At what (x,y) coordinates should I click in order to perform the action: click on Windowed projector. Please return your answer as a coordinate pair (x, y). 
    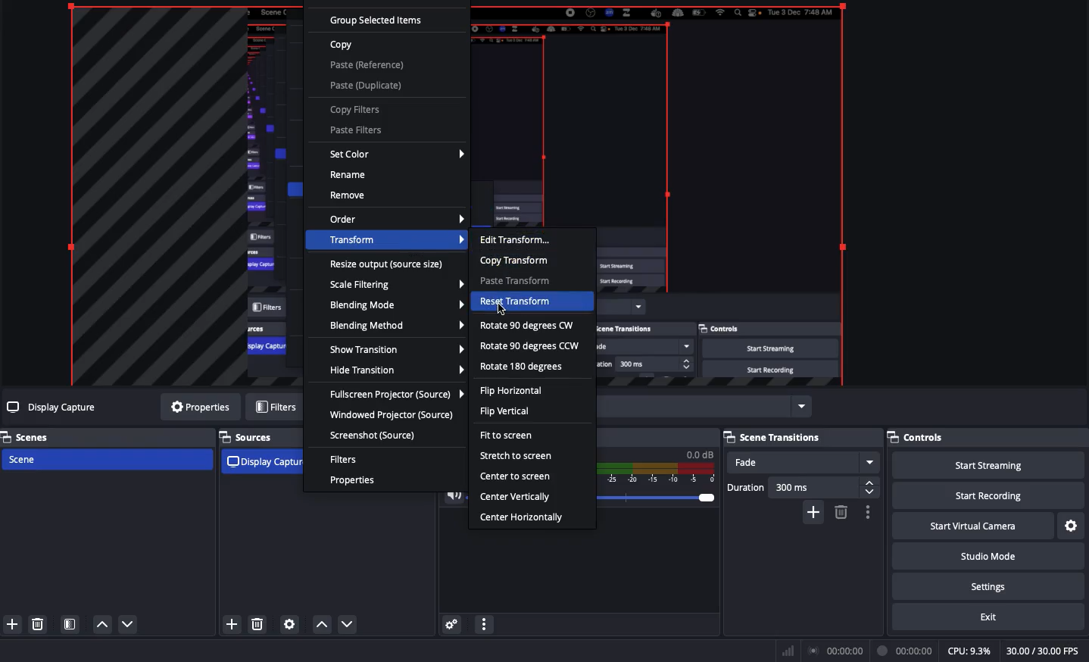
    Looking at the image, I should click on (395, 414).